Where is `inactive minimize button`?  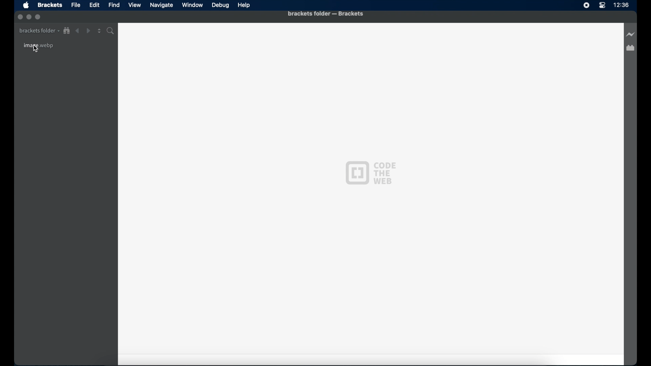
inactive minimize button is located at coordinates (29, 17).